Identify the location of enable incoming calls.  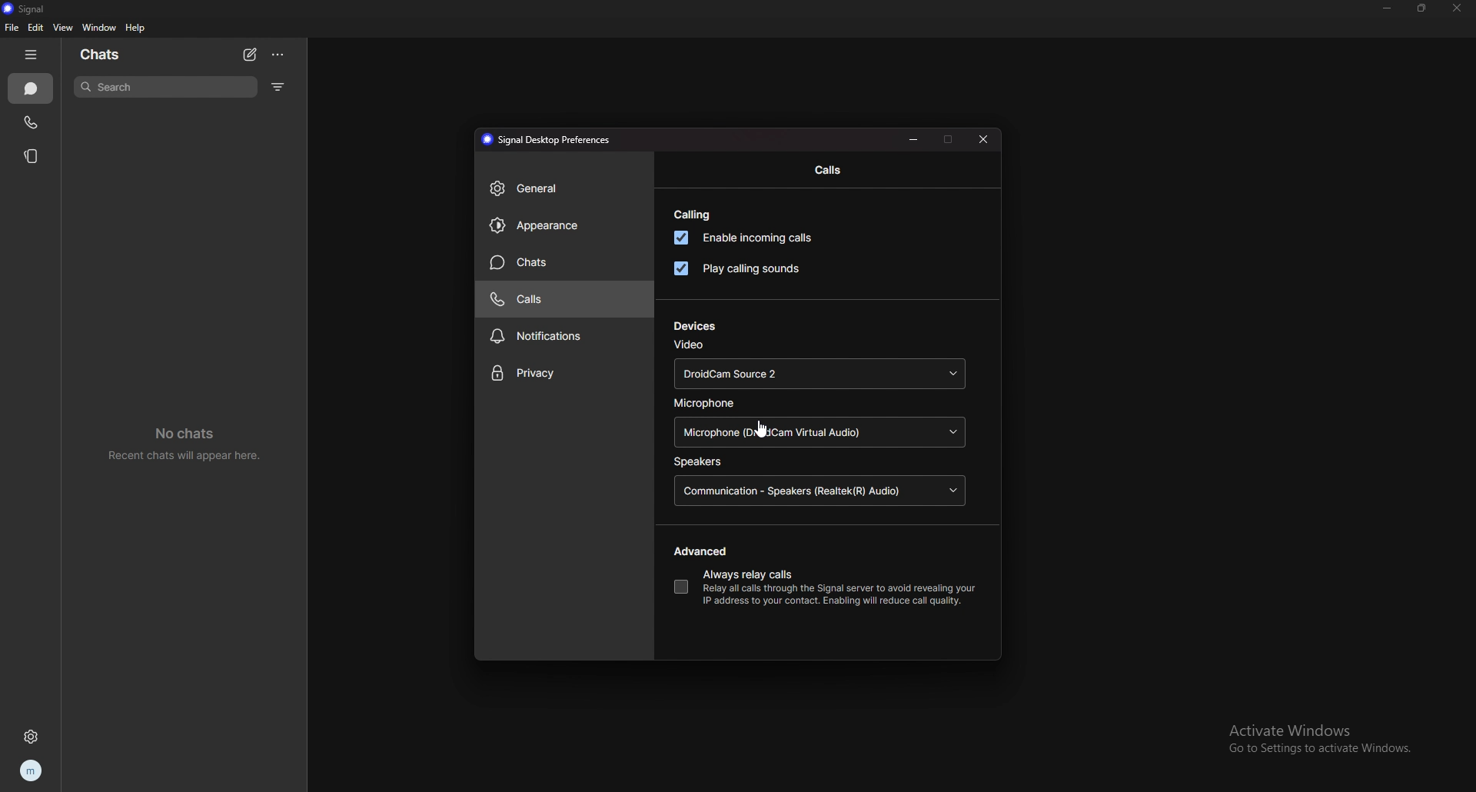
(748, 238).